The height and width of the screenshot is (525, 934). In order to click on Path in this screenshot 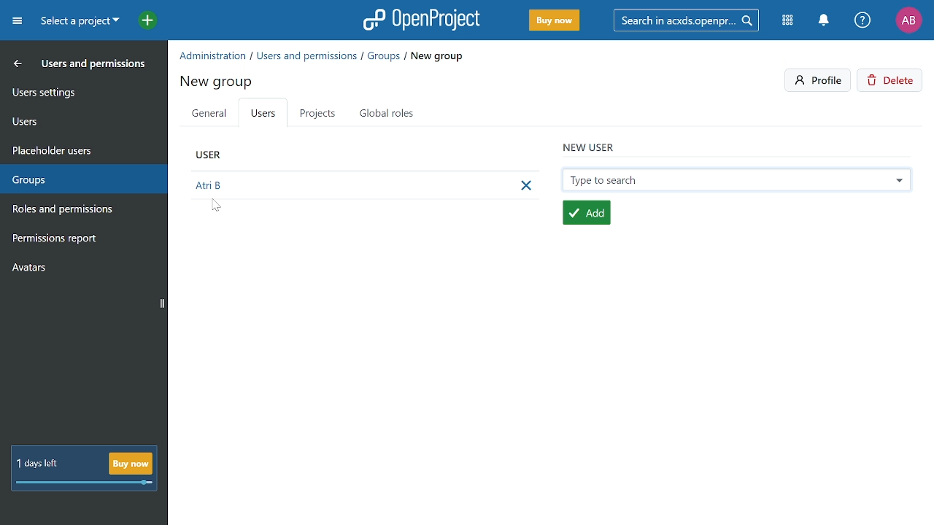, I will do `click(323, 55)`.